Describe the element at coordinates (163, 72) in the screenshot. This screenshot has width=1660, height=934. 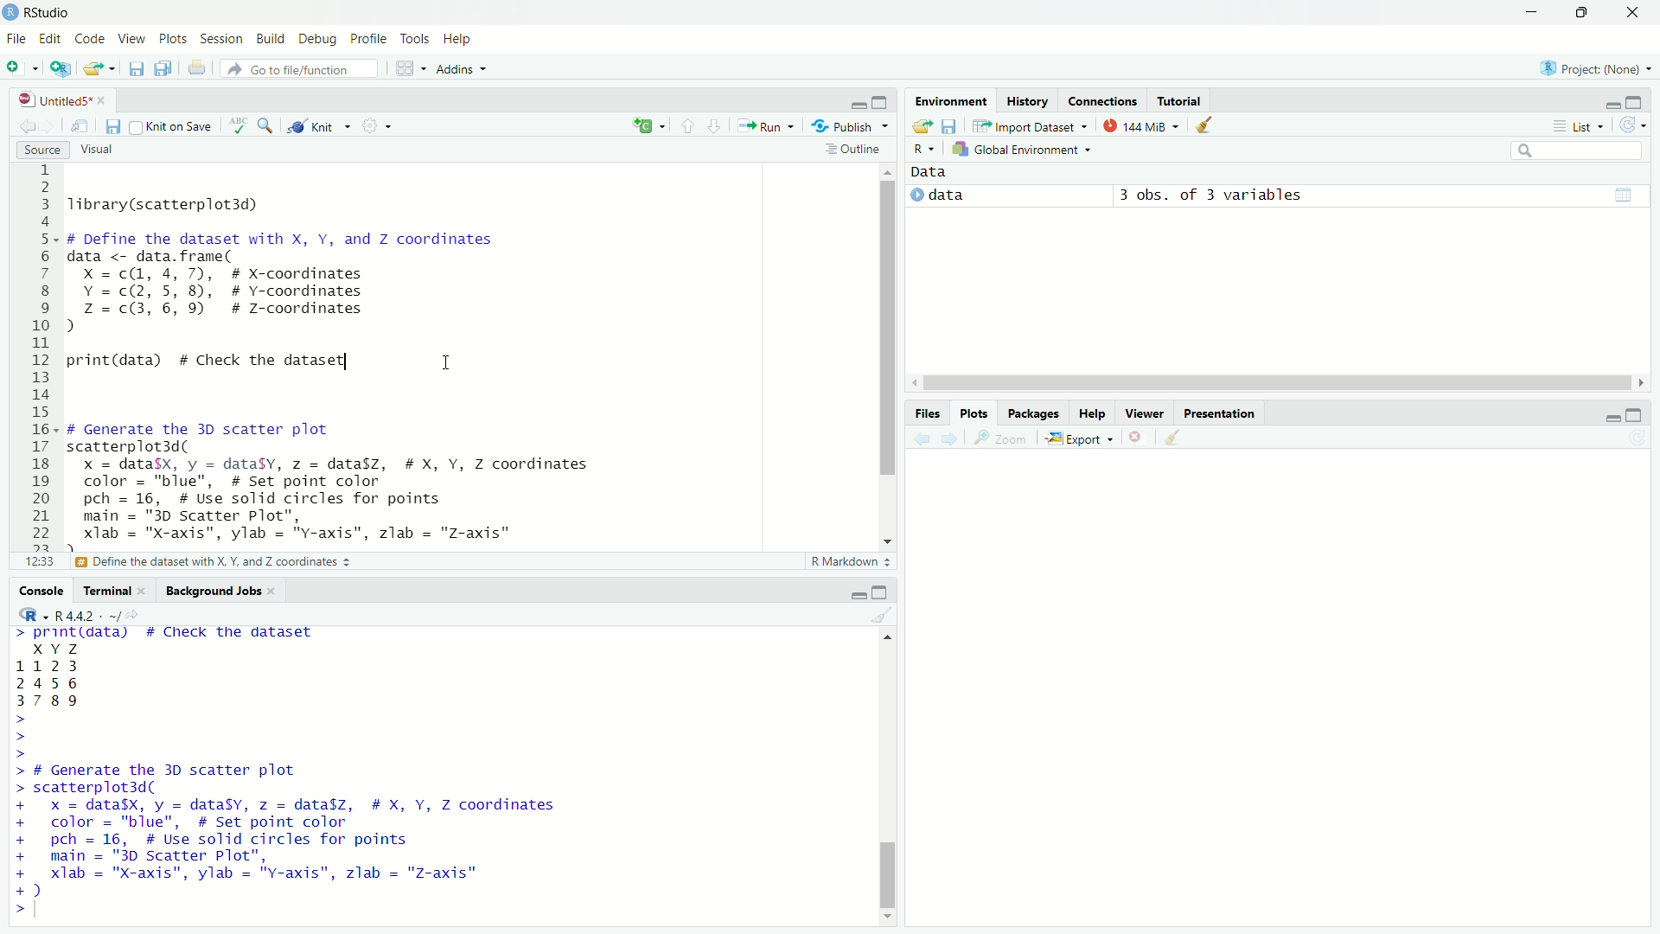
I see `save all open documents` at that location.